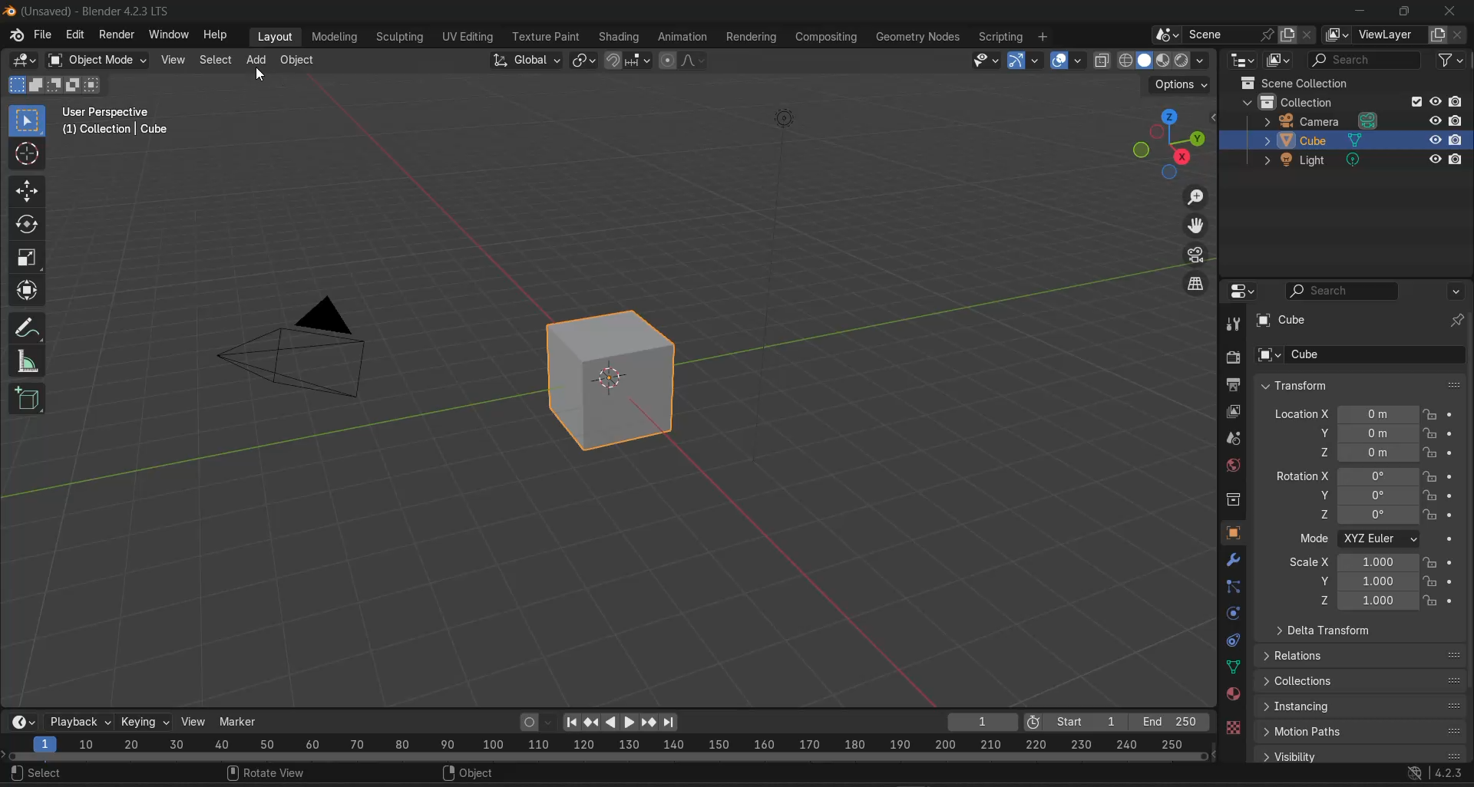  Describe the element at coordinates (1453, 562) in the screenshot. I see `animate property` at that location.